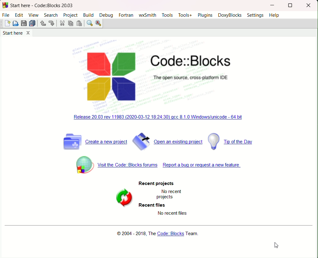 Image resolution: width=318 pixels, height=258 pixels. What do you see at coordinates (111, 77) in the screenshot?
I see `logo` at bounding box center [111, 77].